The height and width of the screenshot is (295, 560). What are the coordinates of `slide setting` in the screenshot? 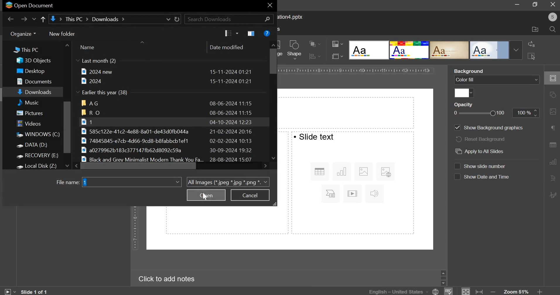 It's located at (552, 78).